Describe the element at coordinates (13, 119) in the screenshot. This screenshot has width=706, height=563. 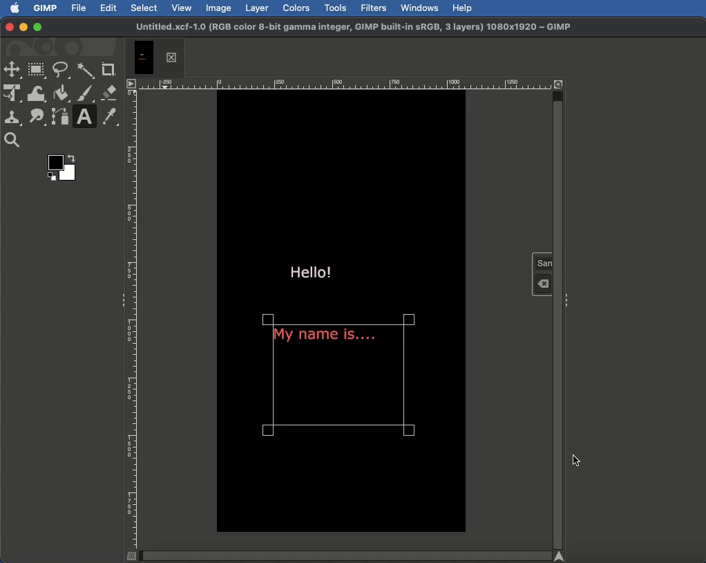
I see `Clone tool` at that location.